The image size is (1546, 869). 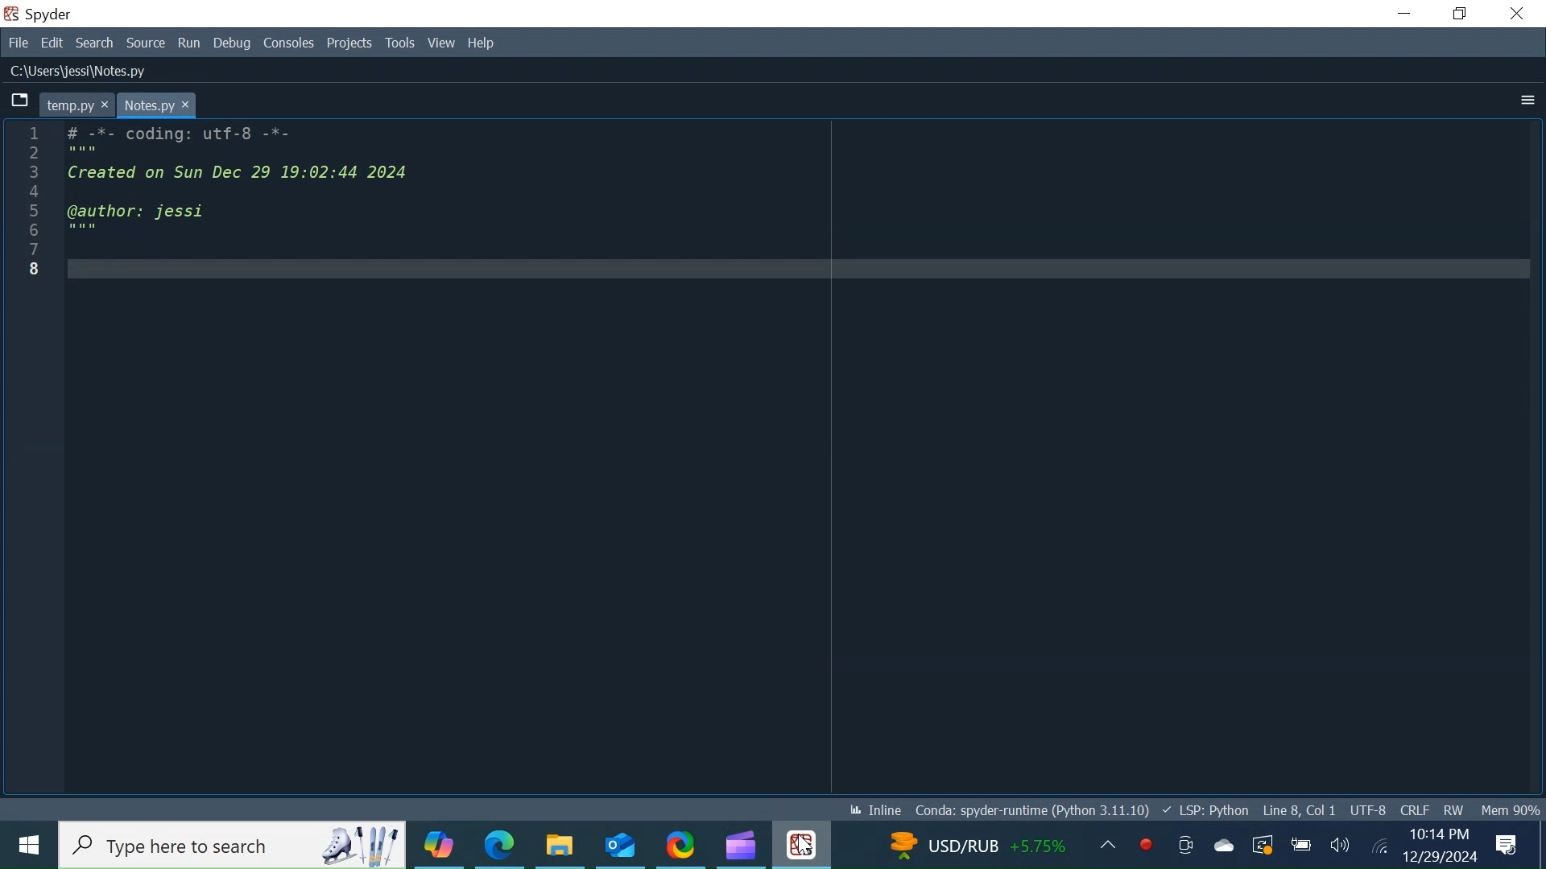 I want to click on Outlook Desktop Icon, so click(x=621, y=843).